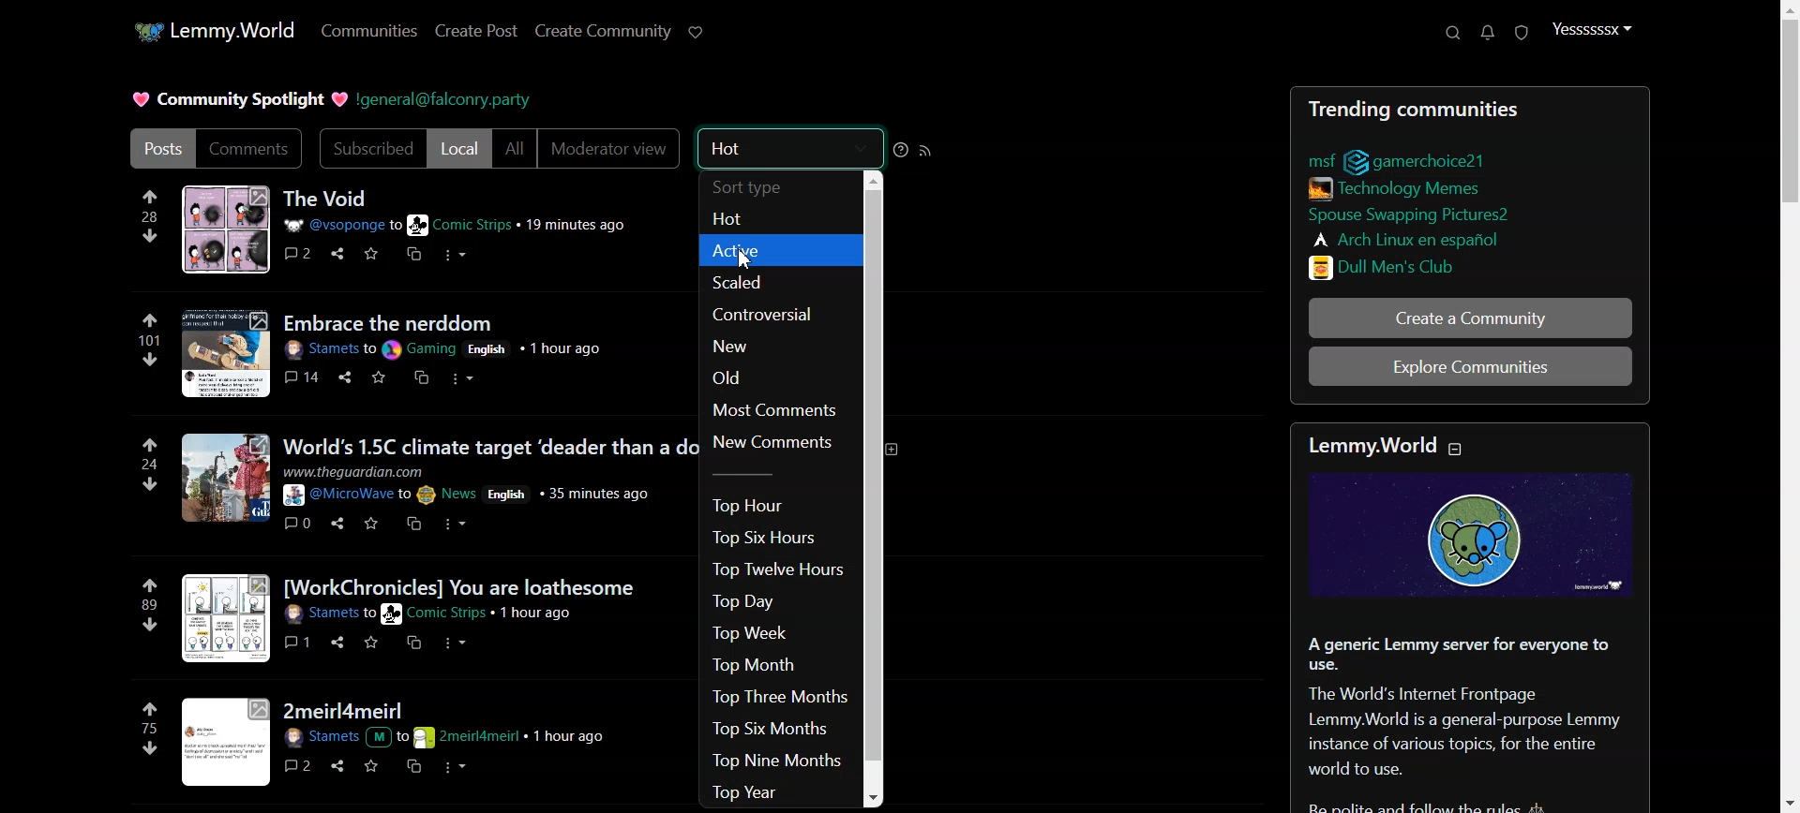 The height and width of the screenshot is (813, 1800). Describe the element at coordinates (340, 524) in the screenshot. I see `share` at that location.